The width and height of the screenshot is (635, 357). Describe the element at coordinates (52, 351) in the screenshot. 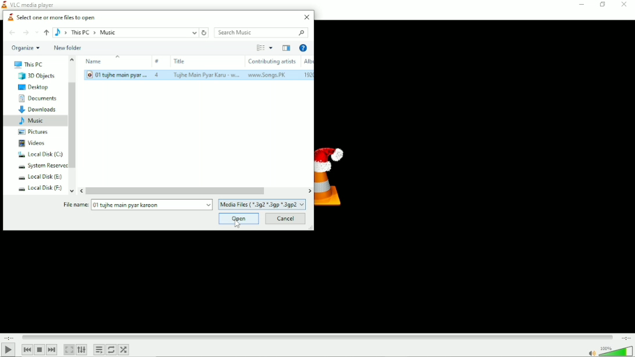

I see `Next` at that location.